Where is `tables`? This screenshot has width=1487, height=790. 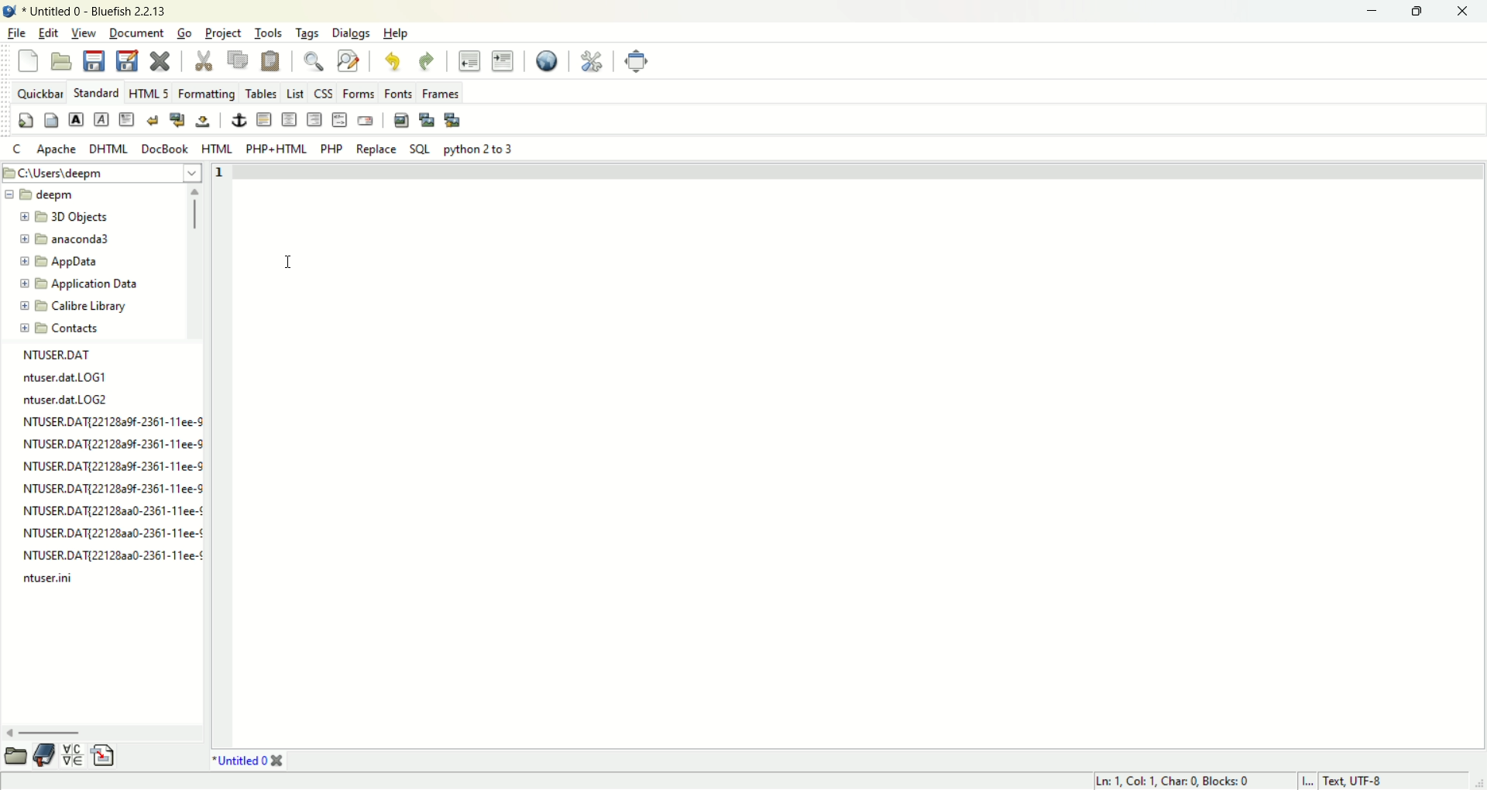 tables is located at coordinates (262, 94).